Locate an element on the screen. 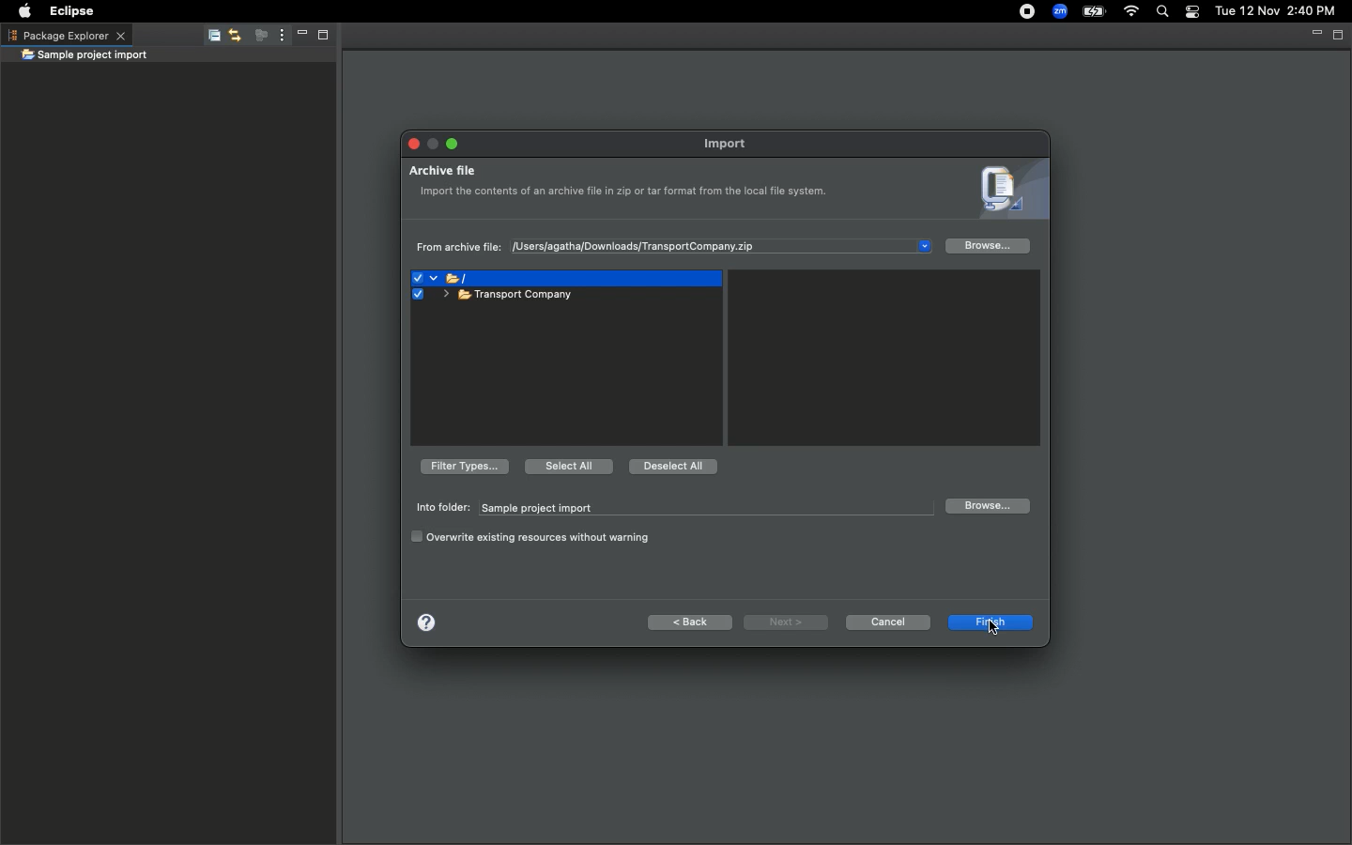  Minimize is located at coordinates (297, 37).